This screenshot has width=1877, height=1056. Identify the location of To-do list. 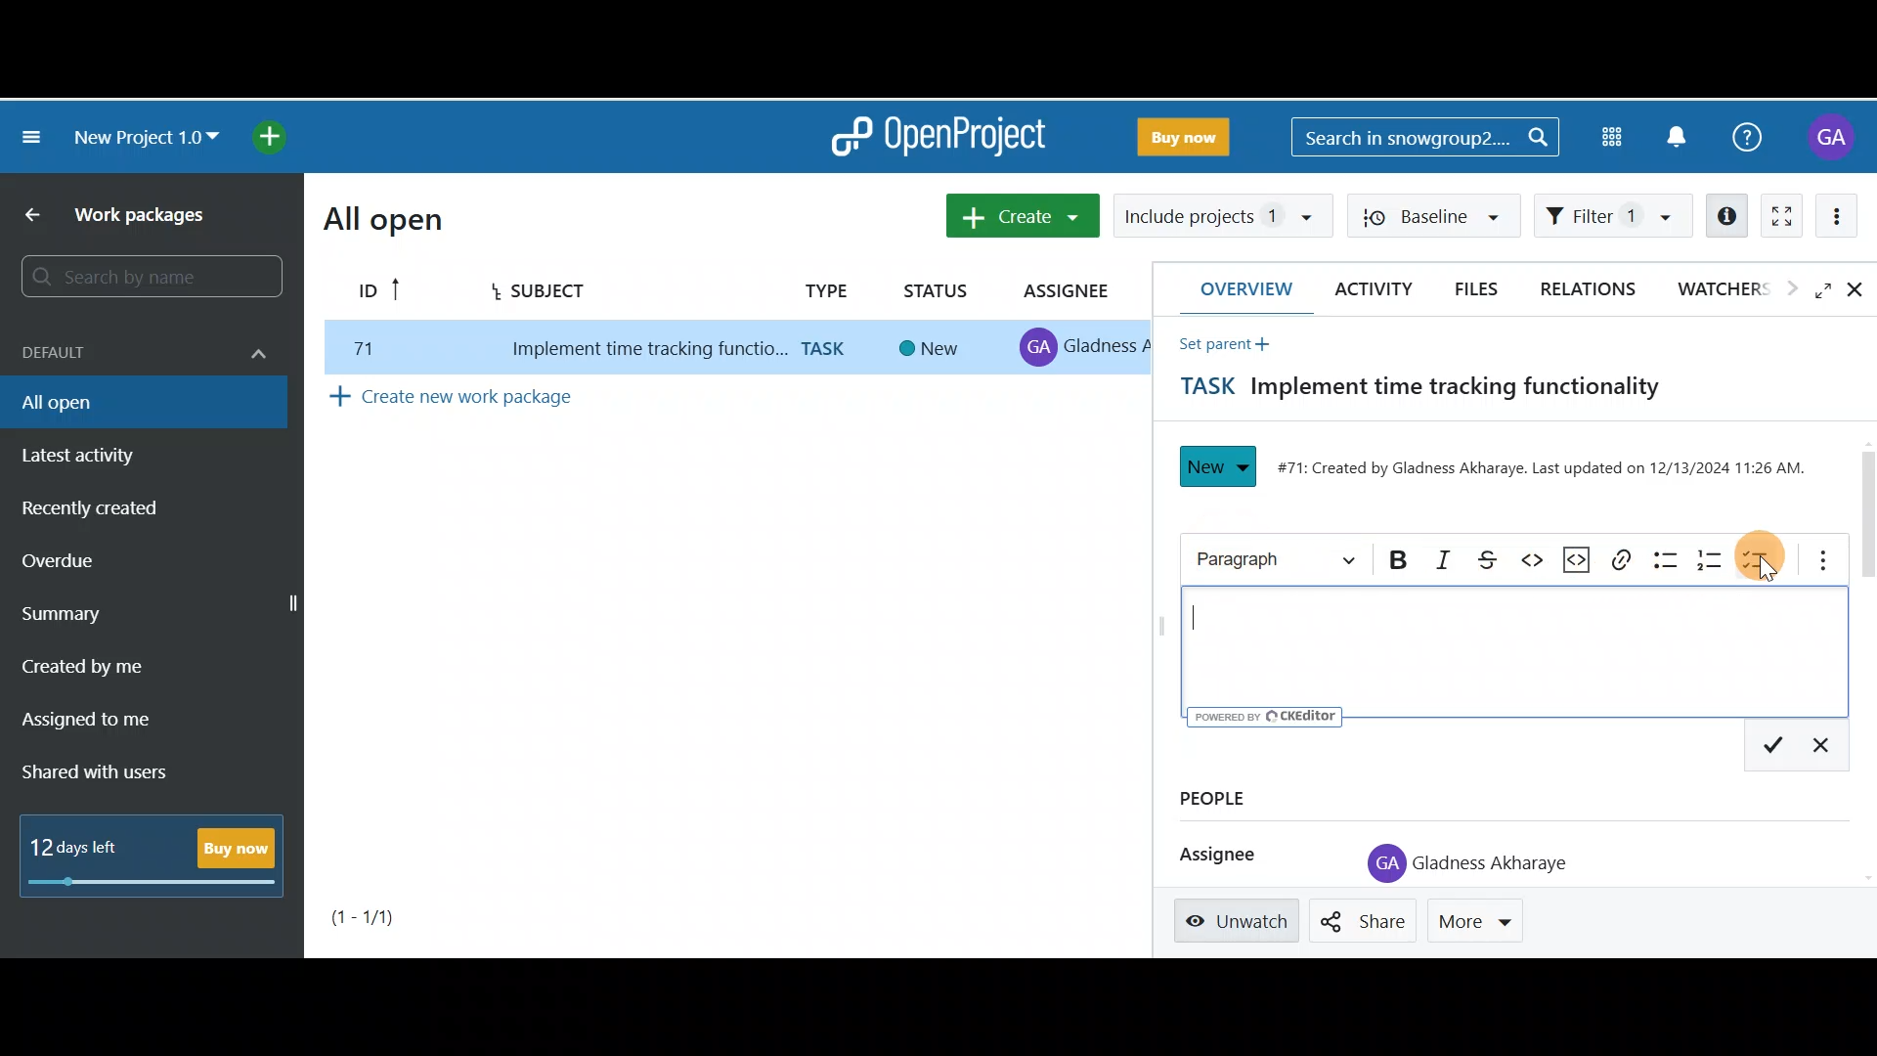
(1761, 556).